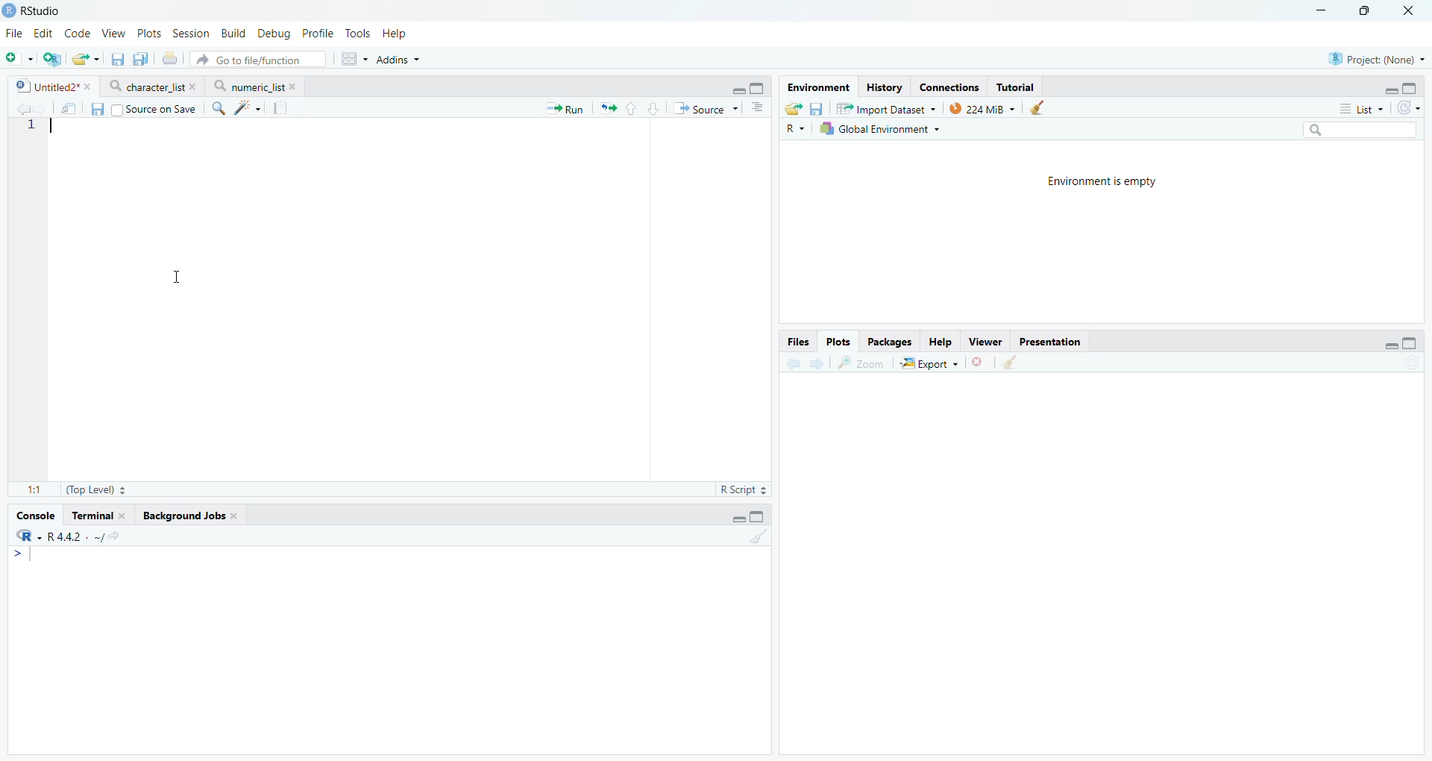  Describe the element at coordinates (794, 128) in the screenshot. I see `R` at that location.